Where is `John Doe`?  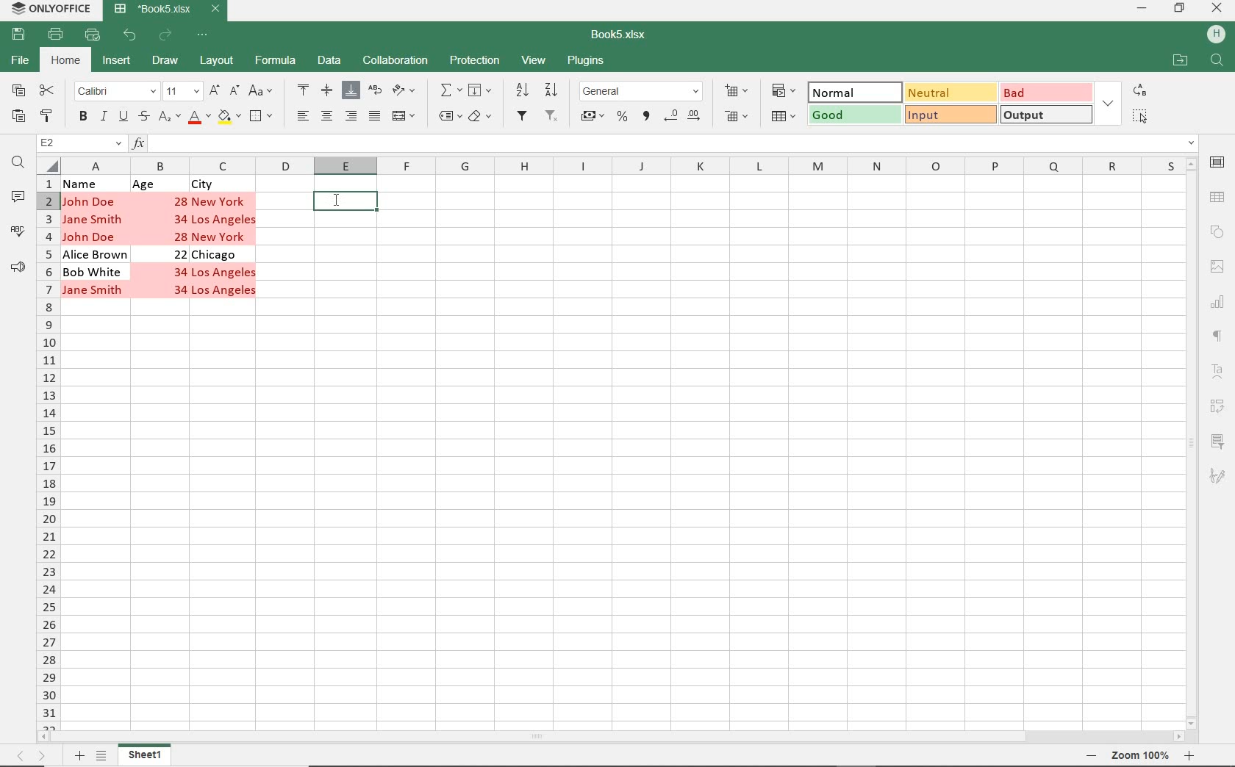 John Doe is located at coordinates (93, 237).